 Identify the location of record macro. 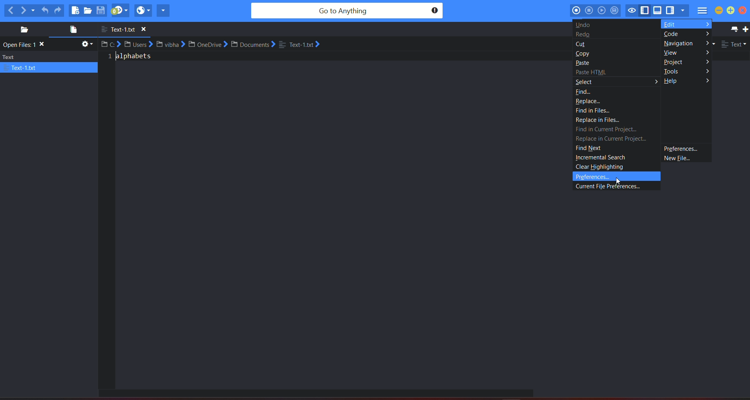
(576, 10).